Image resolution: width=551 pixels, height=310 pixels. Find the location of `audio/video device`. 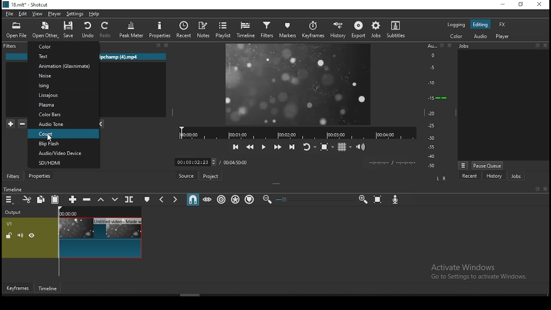

audio/video device is located at coordinates (64, 154).